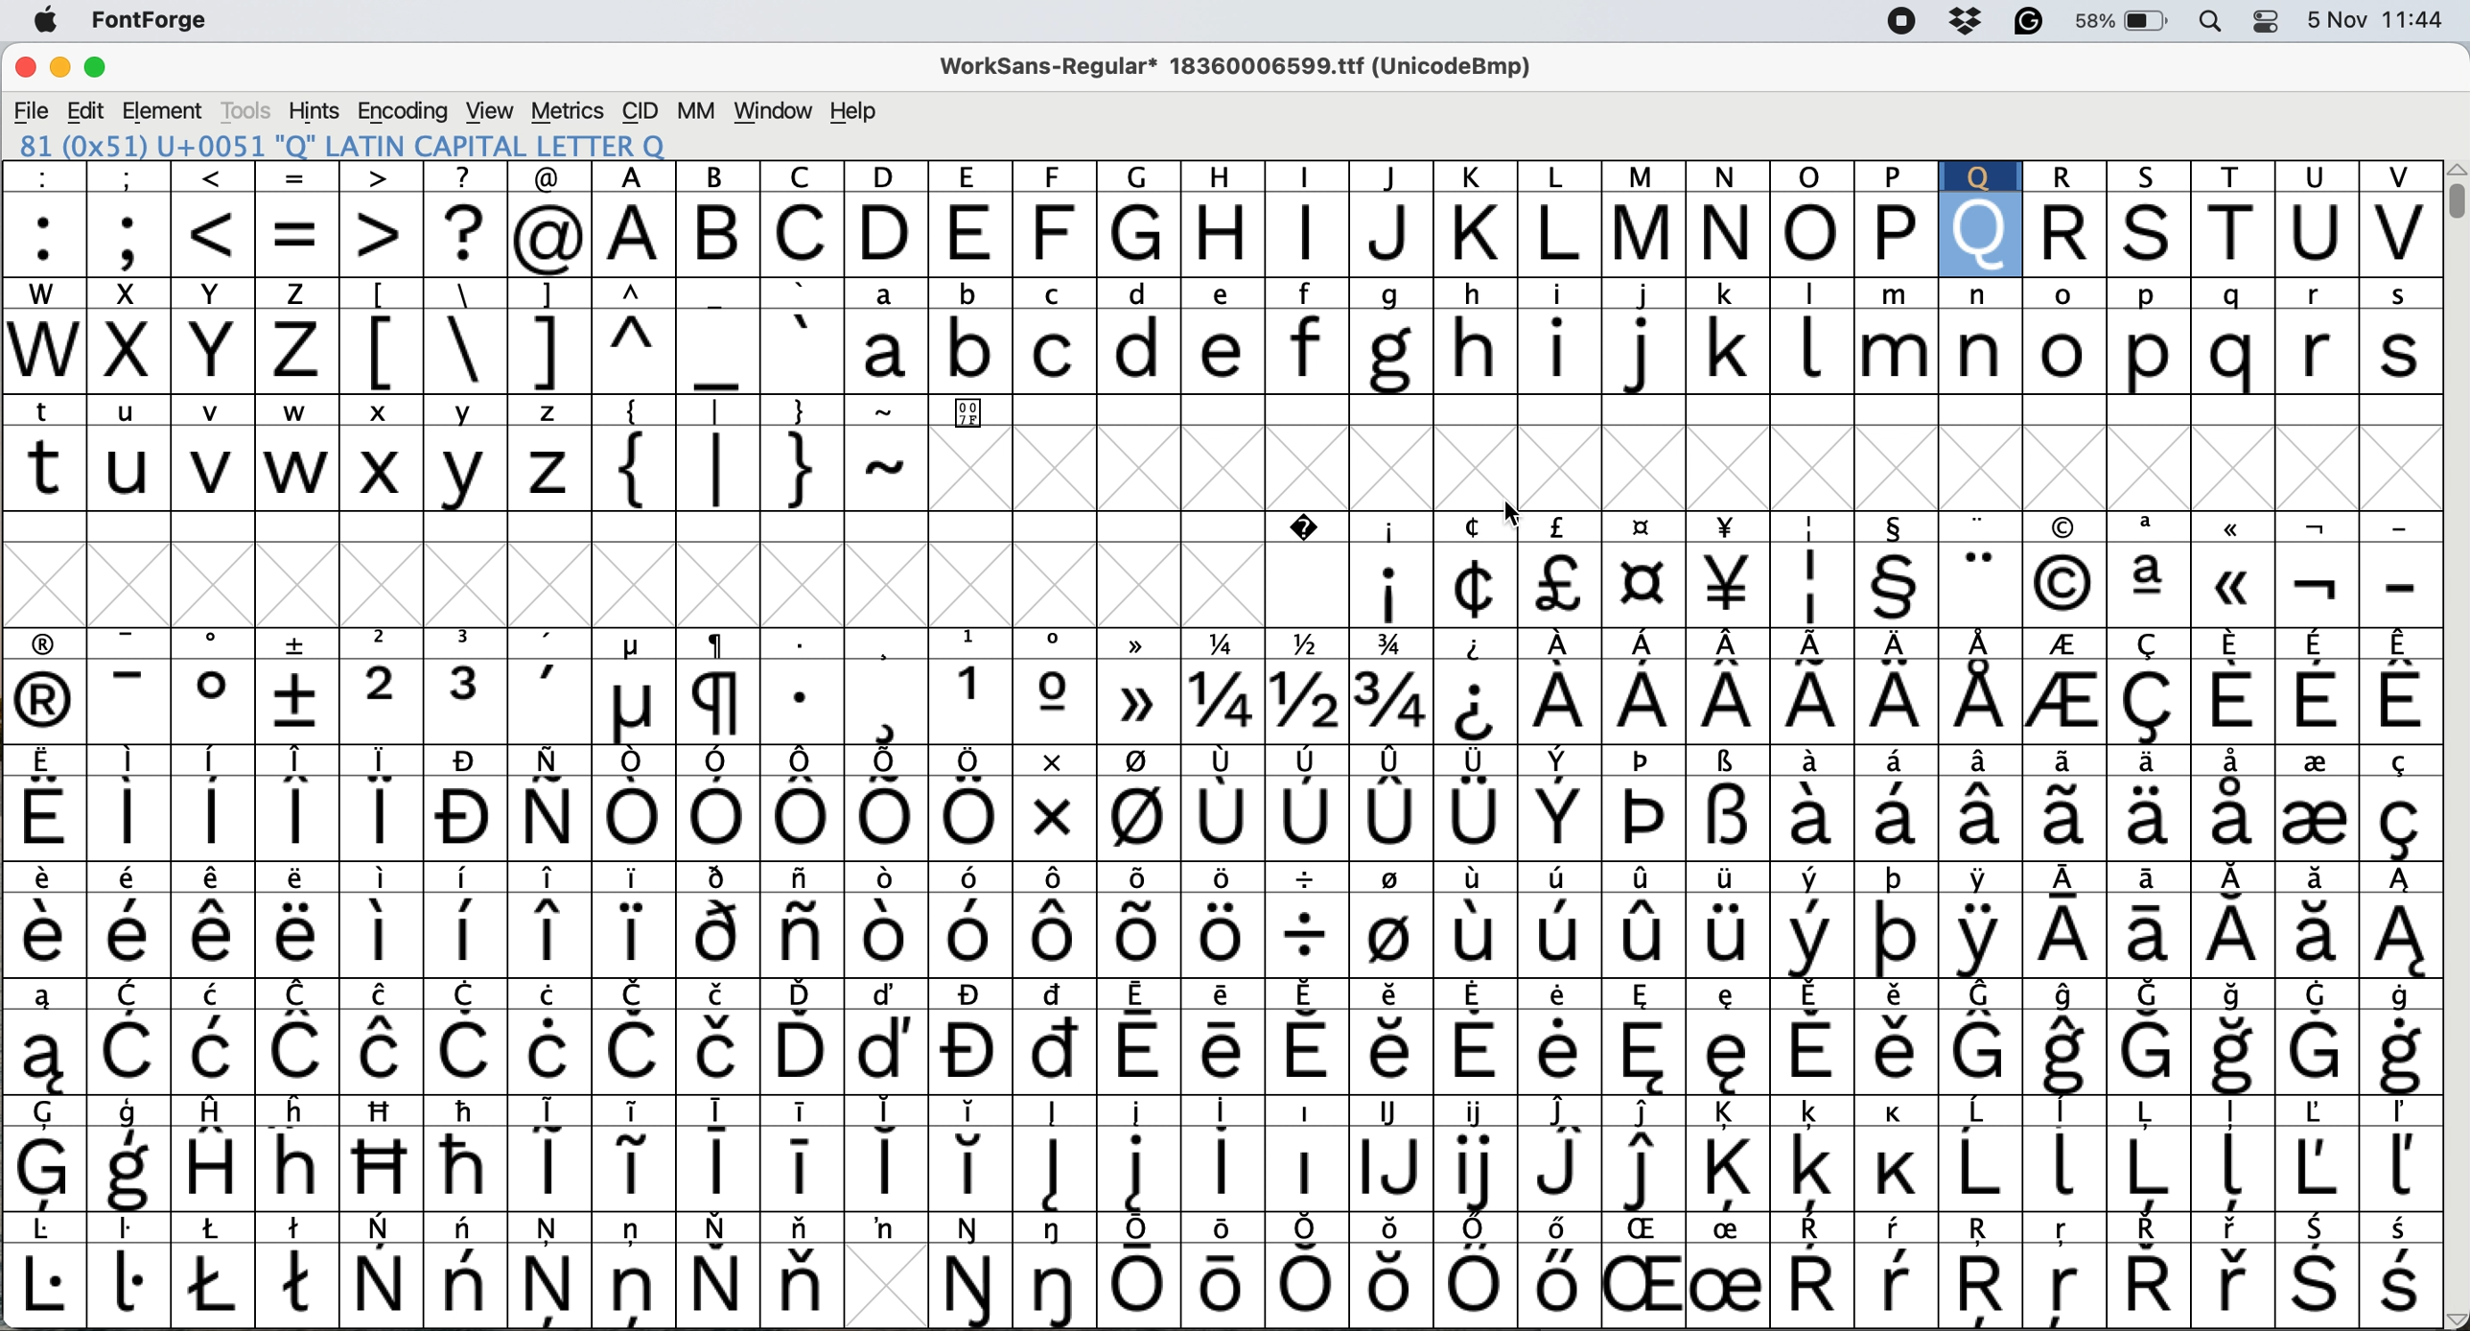 The image size is (2470, 1331). Describe the element at coordinates (1909, 22) in the screenshot. I see `screen recorder` at that location.